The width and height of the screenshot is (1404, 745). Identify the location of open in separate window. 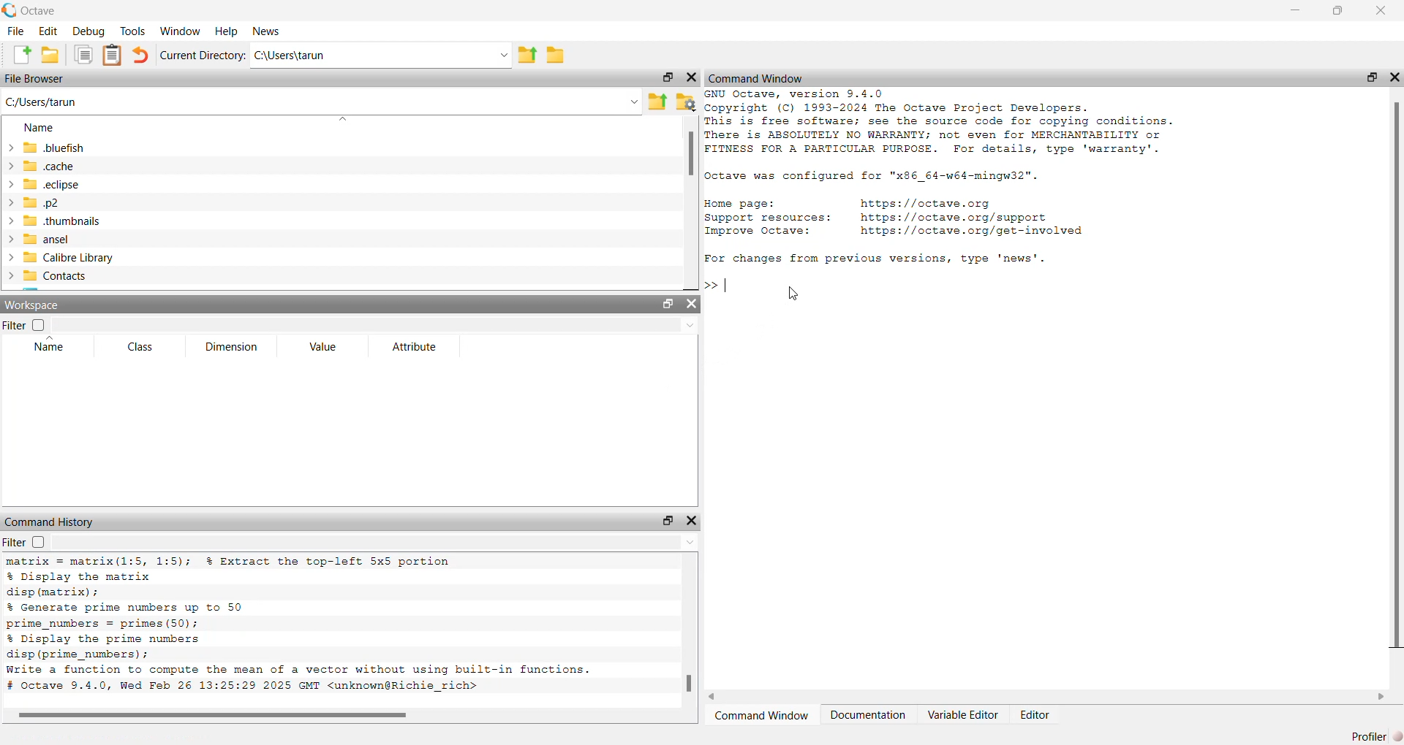
(669, 521).